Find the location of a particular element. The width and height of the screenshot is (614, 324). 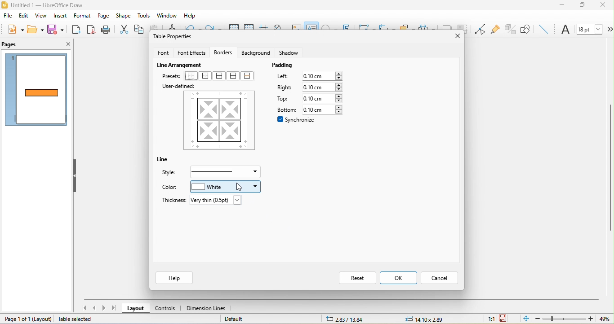

format is located at coordinates (83, 16).